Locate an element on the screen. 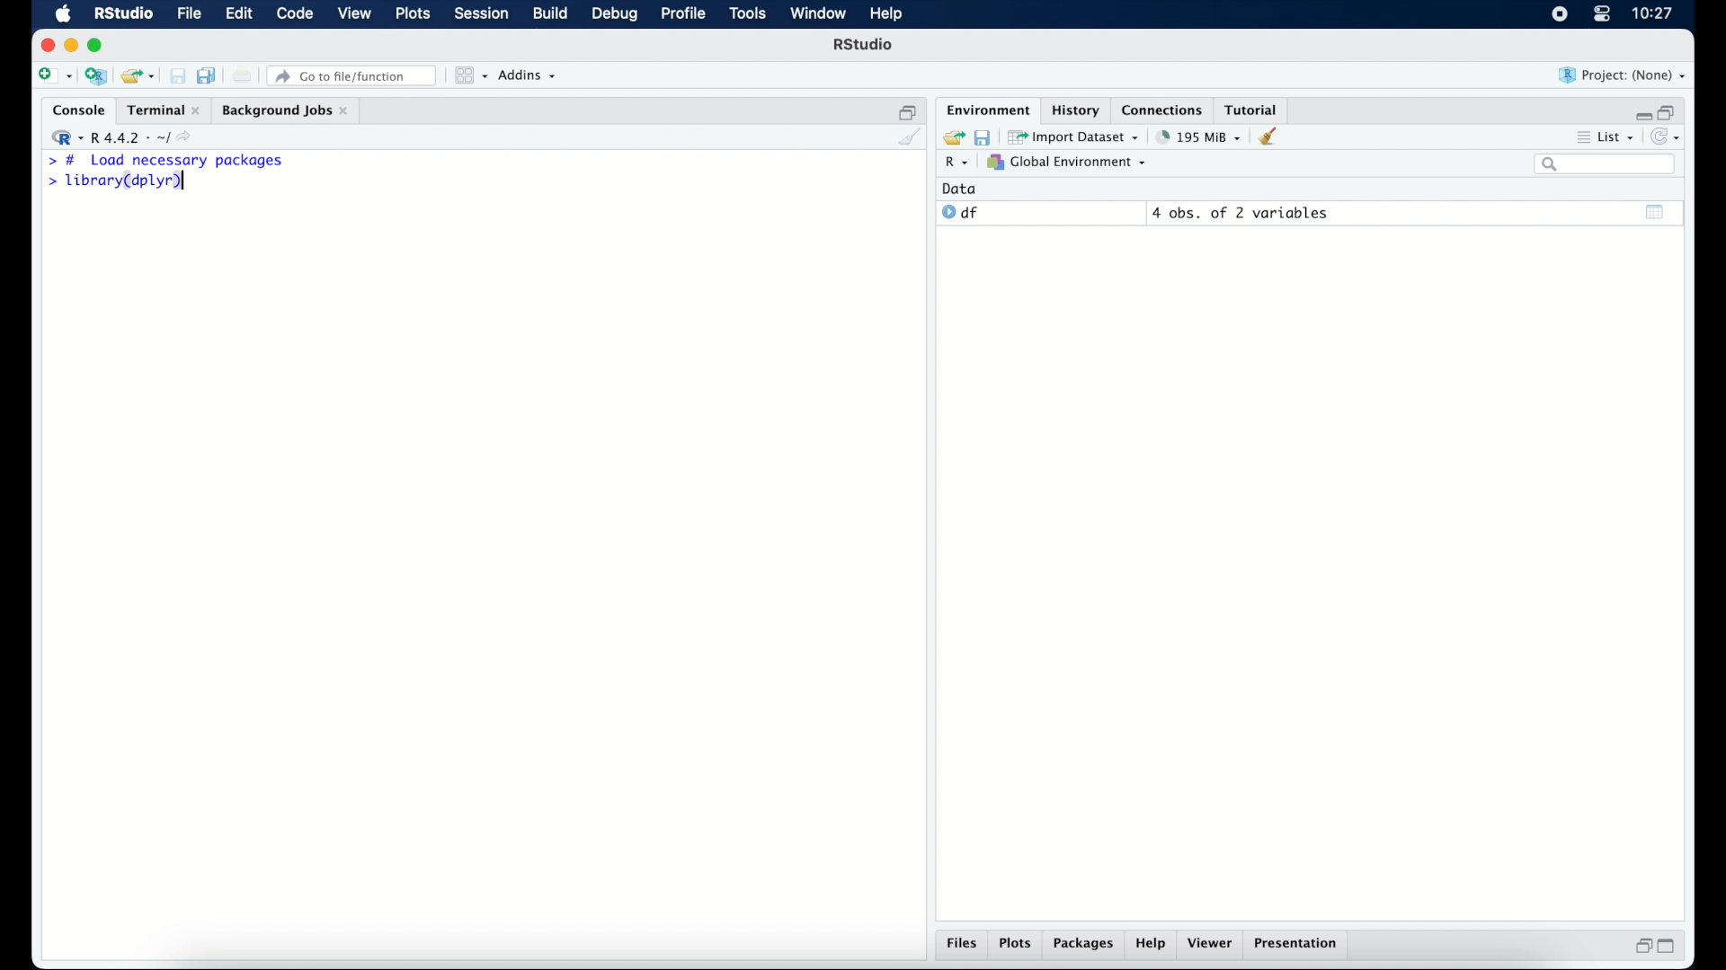 The height and width of the screenshot is (970, 1726). df is located at coordinates (960, 213).